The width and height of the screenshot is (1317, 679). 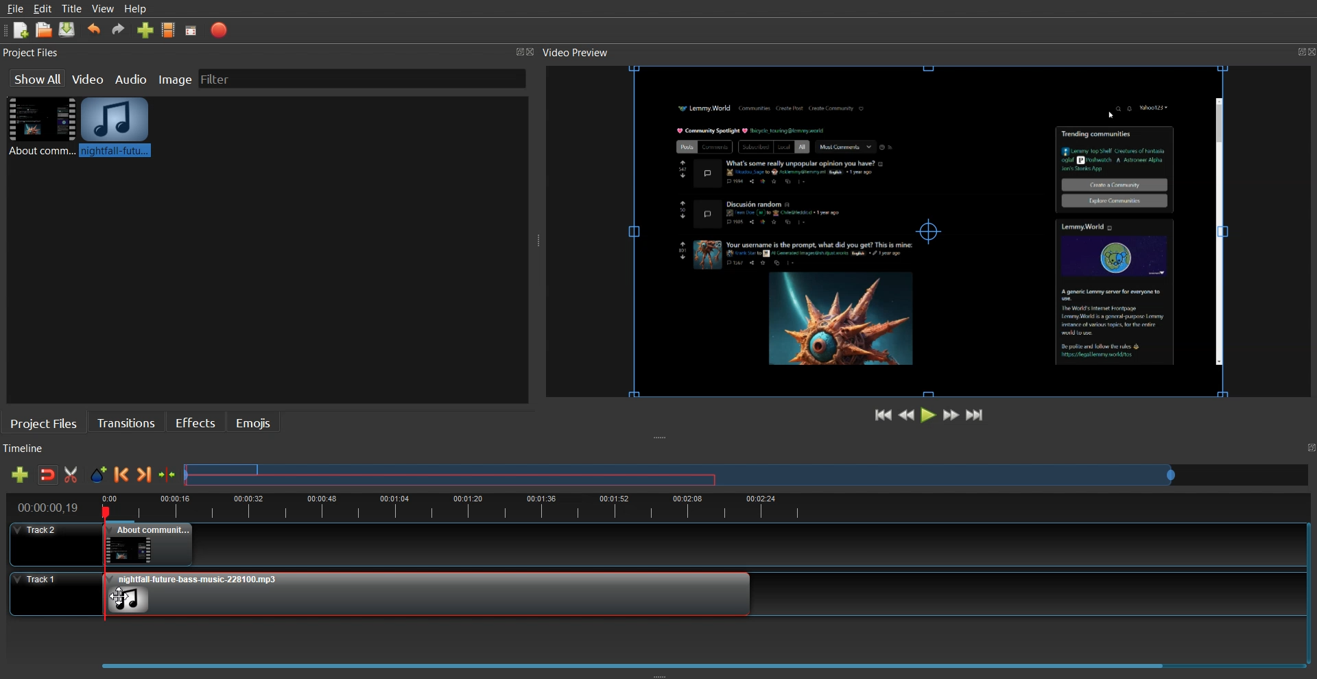 What do you see at coordinates (72, 475) in the screenshot?
I see `Razor Track` at bounding box center [72, 475].